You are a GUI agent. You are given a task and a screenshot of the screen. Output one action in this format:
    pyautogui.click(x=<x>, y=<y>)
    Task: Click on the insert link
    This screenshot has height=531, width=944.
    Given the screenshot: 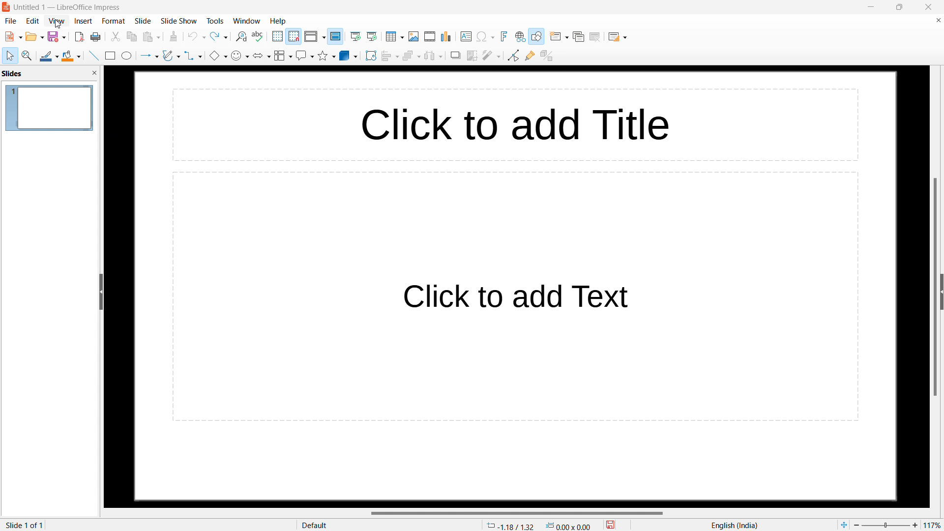 What is the action you would take?
    pyautogui.click(x=520, y=37)
    